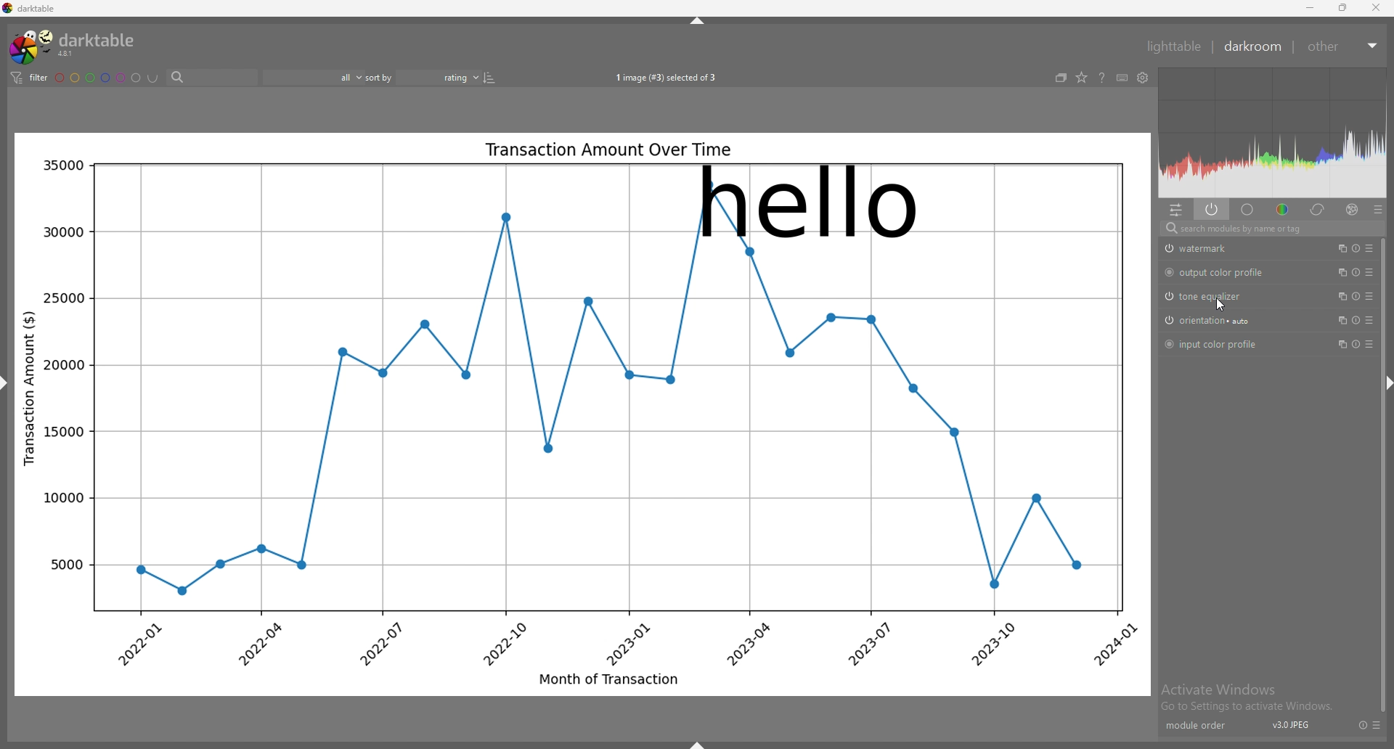 Image resolution: width=1394 pixels, height=749 pixels. I want to click on close, so click(1374, 7).